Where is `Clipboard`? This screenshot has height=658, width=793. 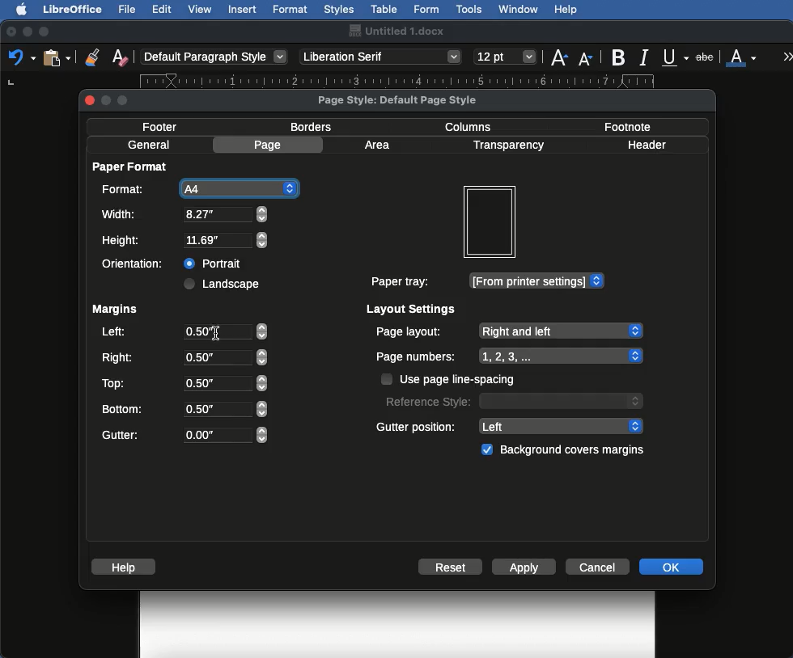 Clipboard is located at coordinates (57, 57).